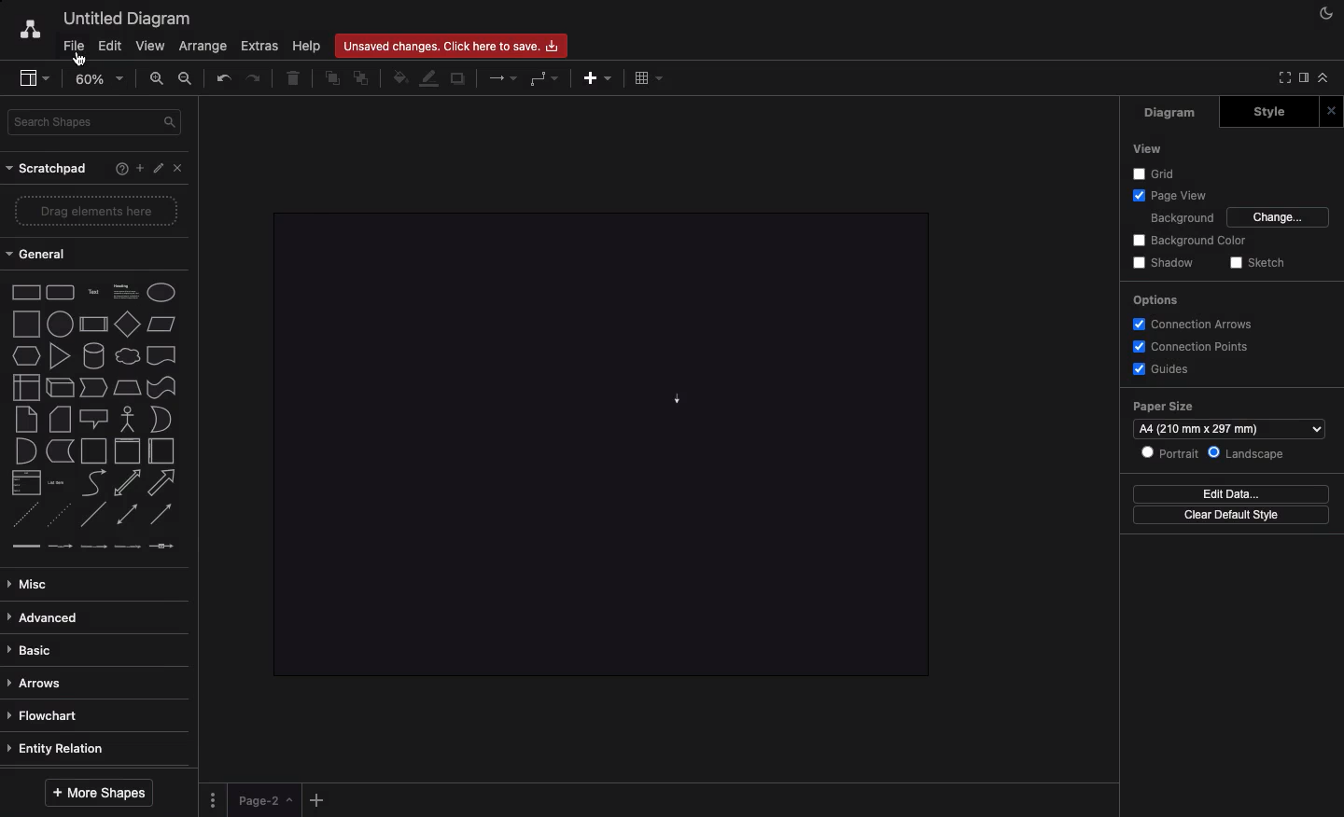 This screenshot has width=1344, height=817. I want to click on Scratchpad, so click(49, 168).